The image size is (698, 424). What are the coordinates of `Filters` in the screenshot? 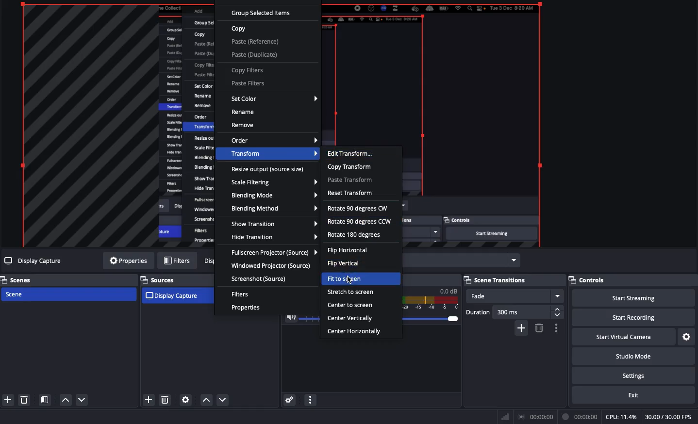 It's located at (241, 294).